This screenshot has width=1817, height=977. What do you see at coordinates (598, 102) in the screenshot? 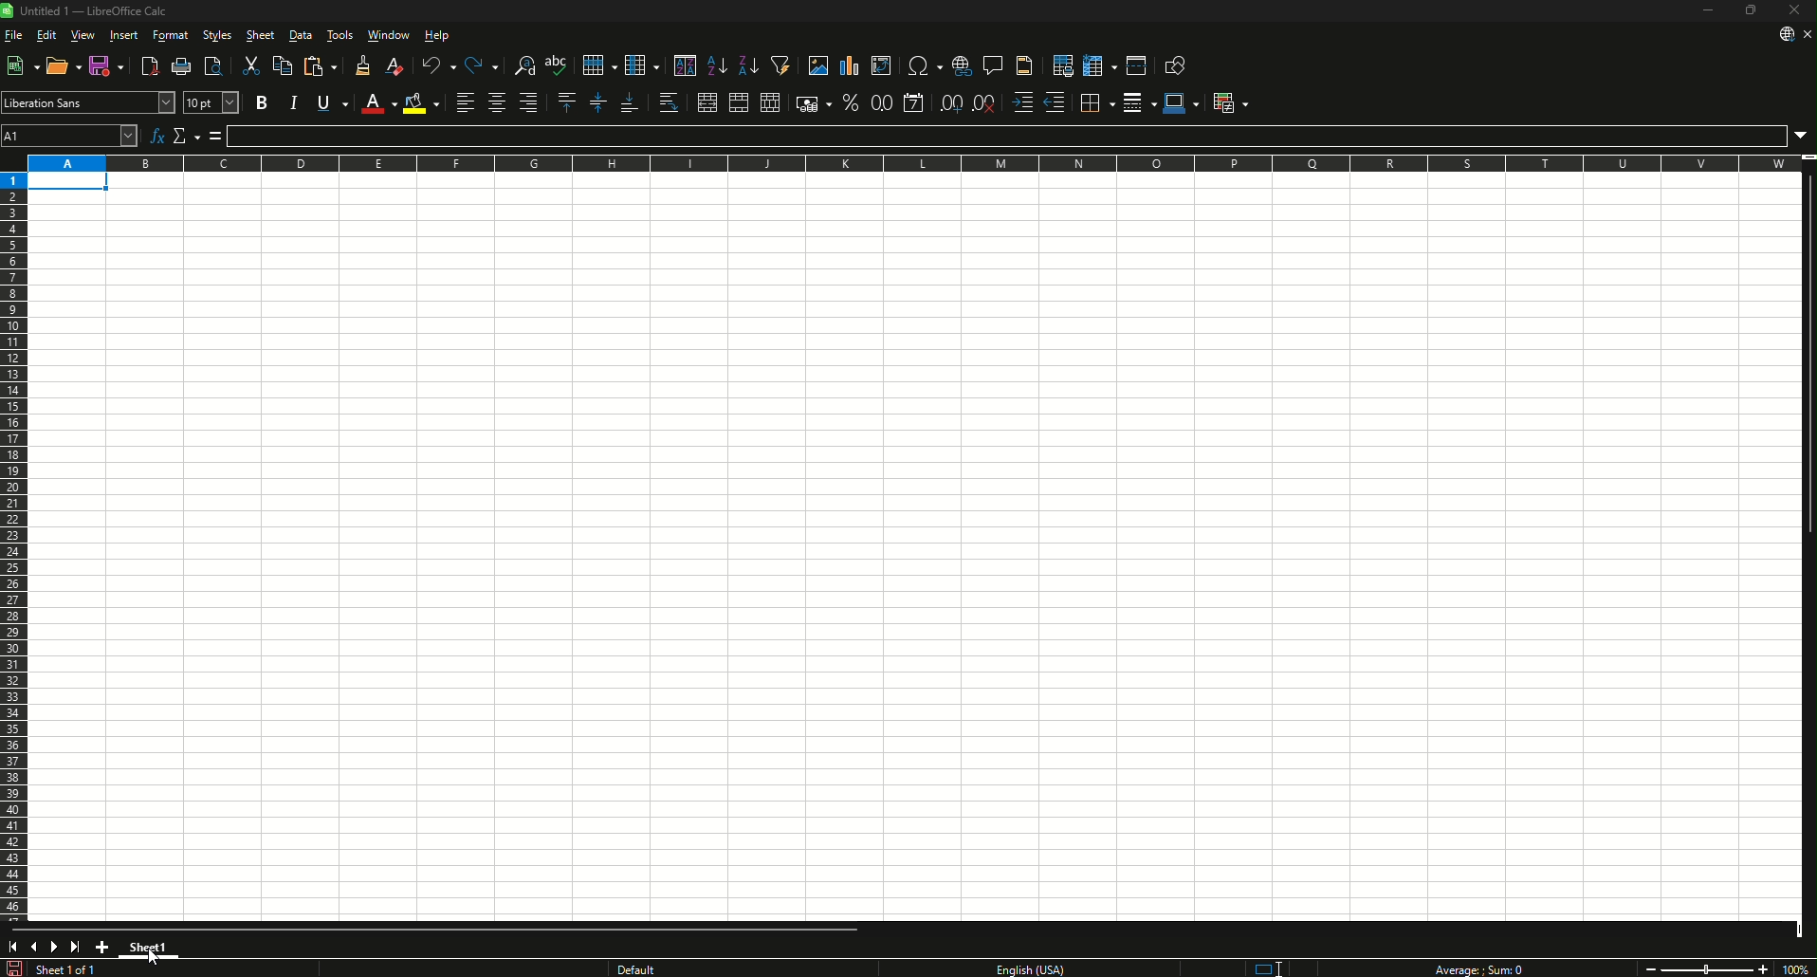
I see `Center Vertically` at bounding box center [598, 102].